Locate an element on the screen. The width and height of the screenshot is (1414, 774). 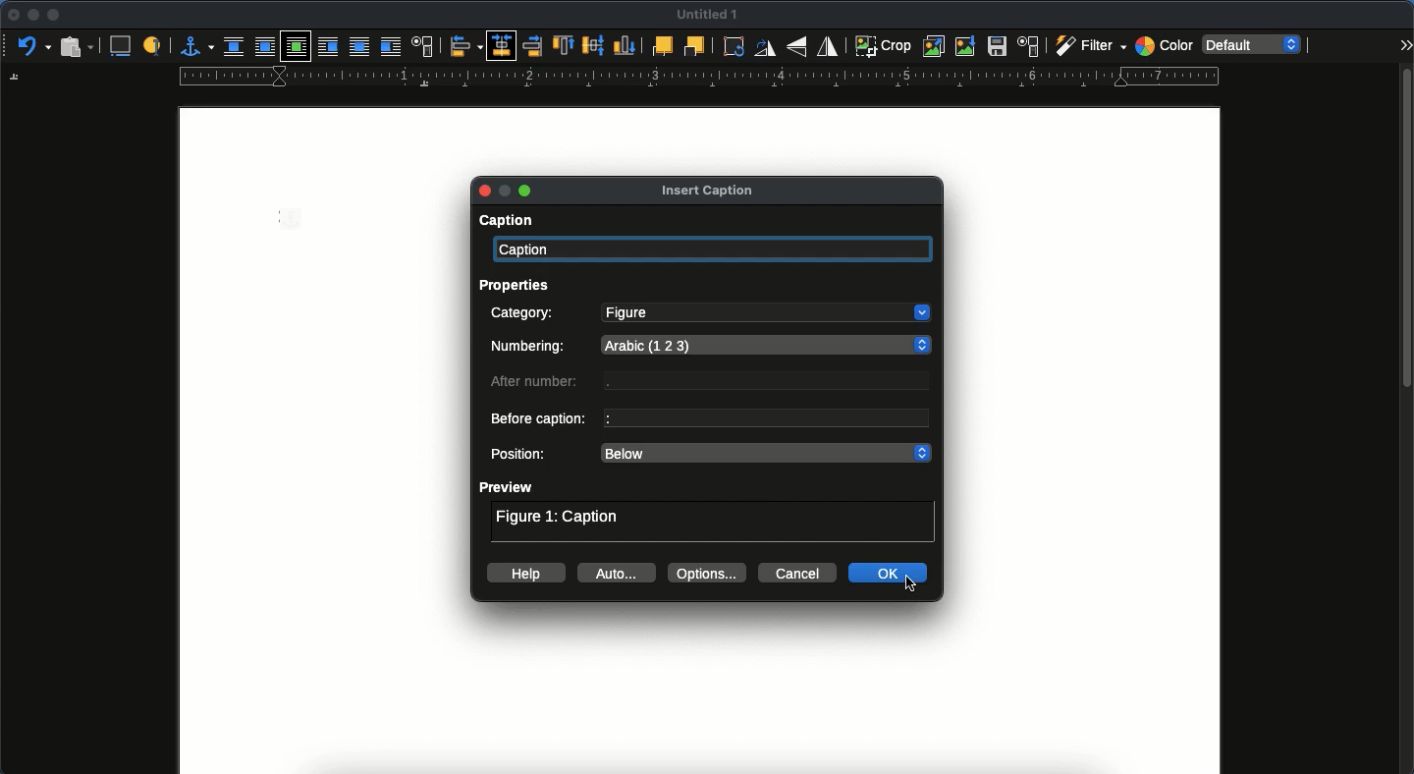
rotate 90 right is located at coordinates (767, 48).